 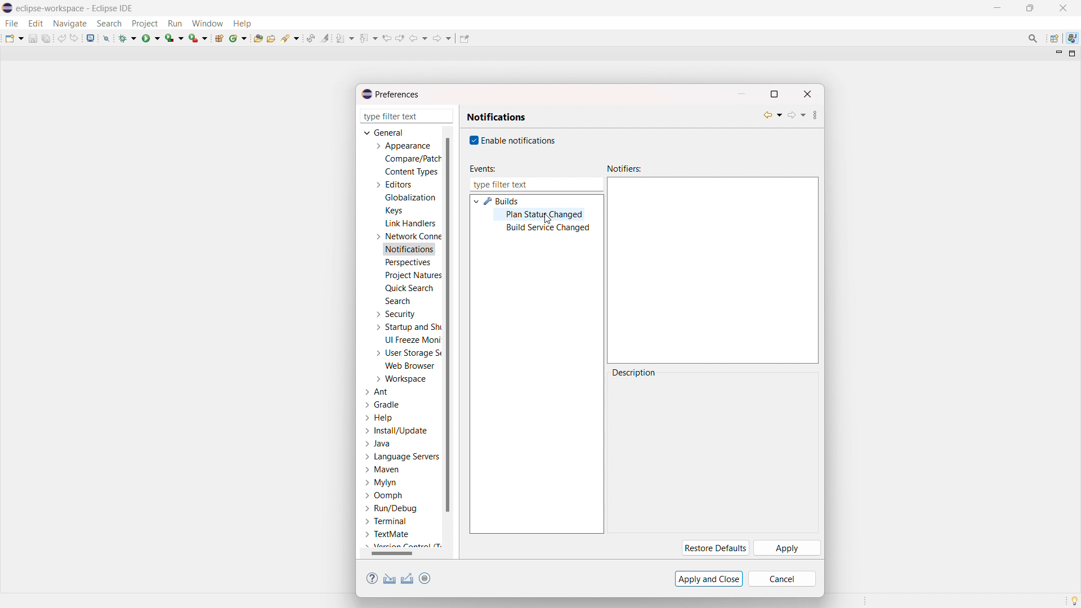 What do you see at coordinates (8, 8) in the screenshot?
I see `logo` at bounding box center [8, 8].